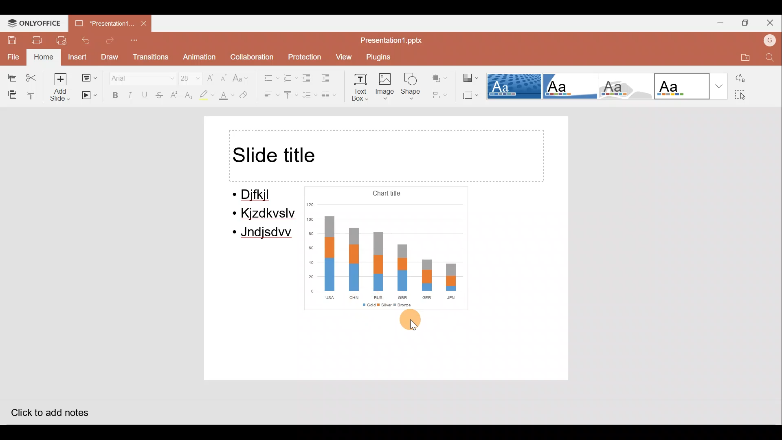 The width and height of the screenshot is (782, 440). What do you see at coordinates (9, 76) in the screenshot?
I see `Copy` at bounding box center [9, 76].